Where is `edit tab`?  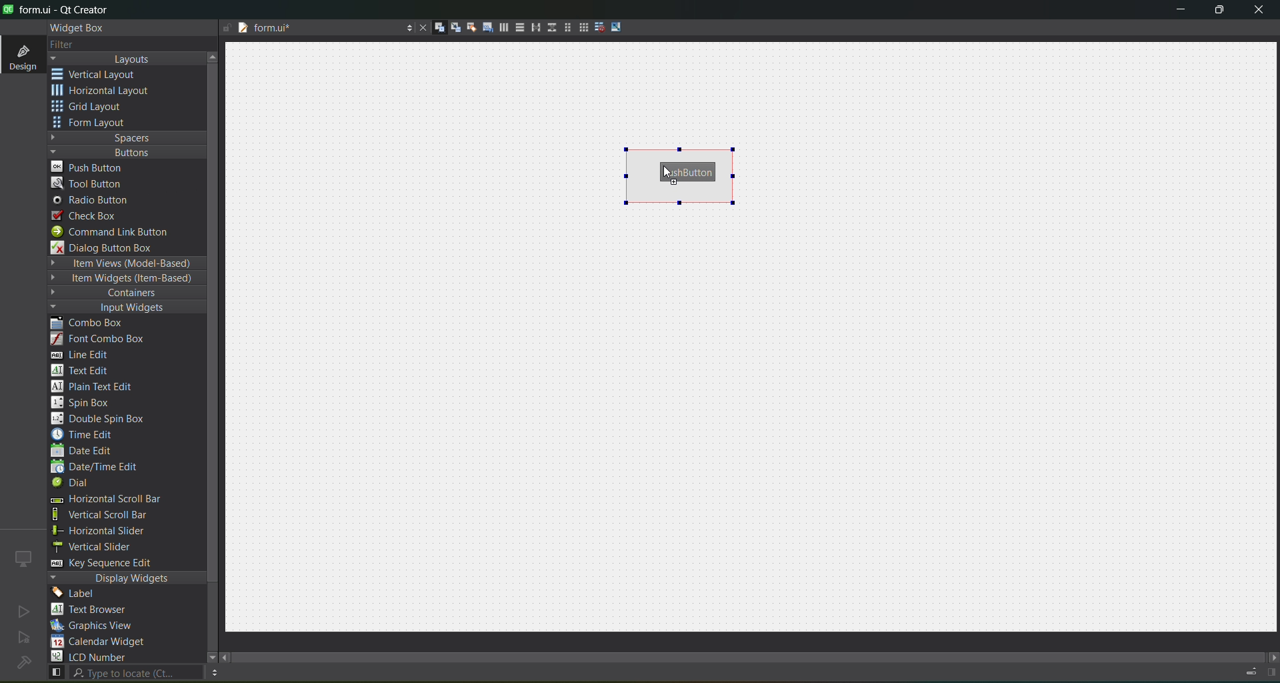
edit tab is located at coordinates (483, 29).